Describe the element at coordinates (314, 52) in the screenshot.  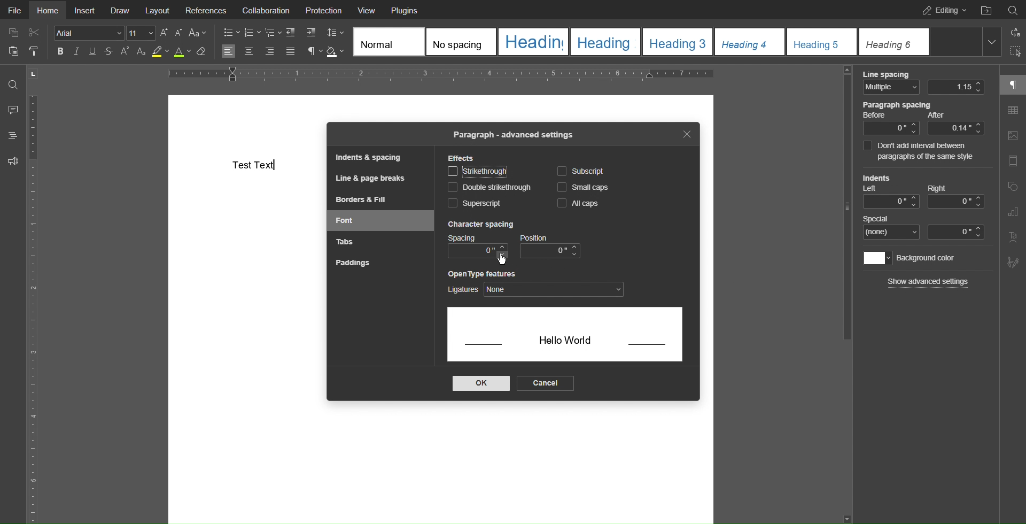
I see `Paragraph Settings` at that location.